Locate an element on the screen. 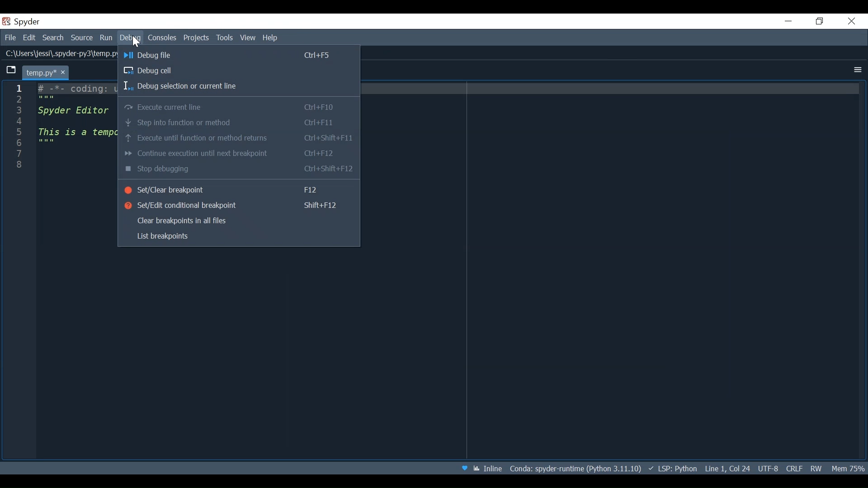 The image size is (868, 488). List breakpoints is located at coordinates (237, 237).